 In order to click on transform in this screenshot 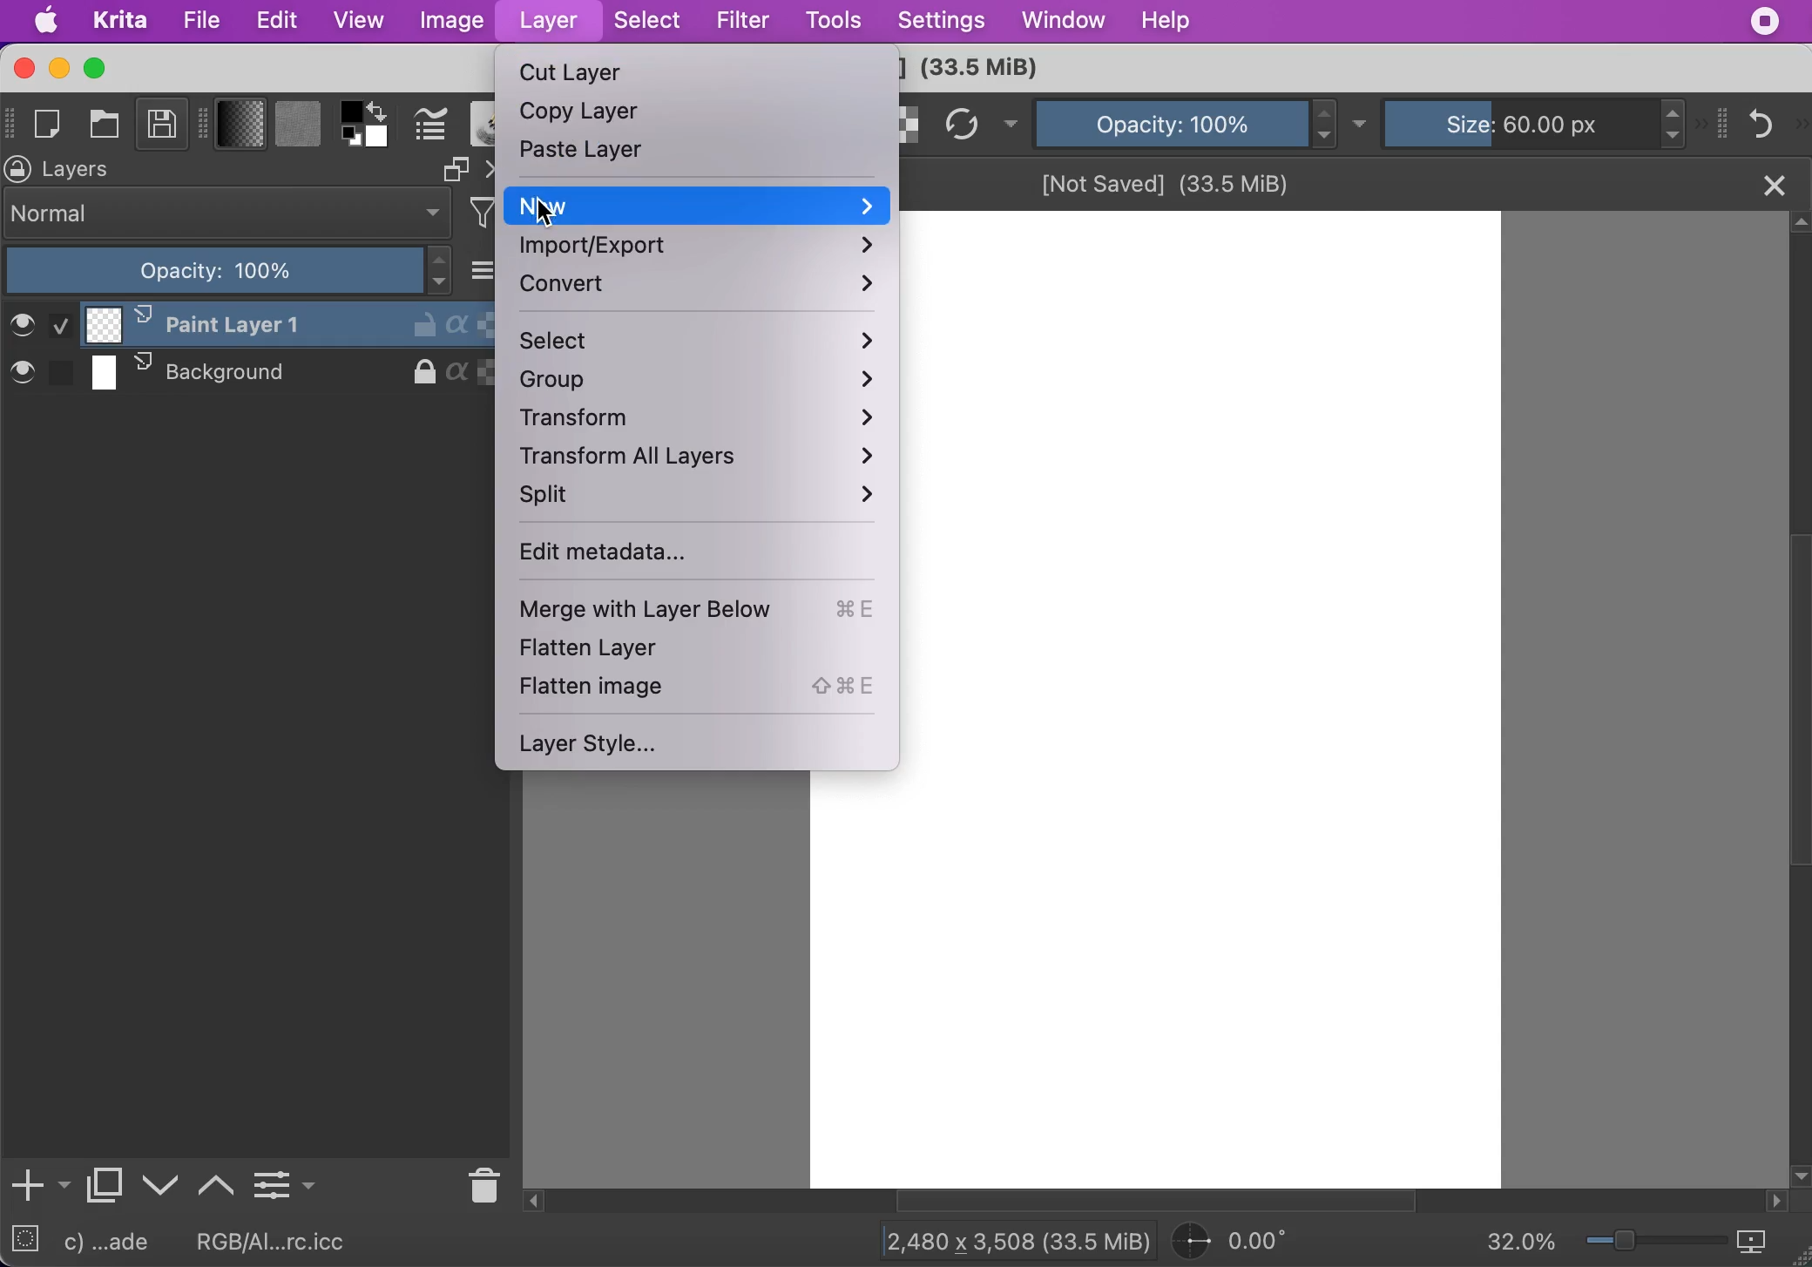, I will do `click(706, 422)`.